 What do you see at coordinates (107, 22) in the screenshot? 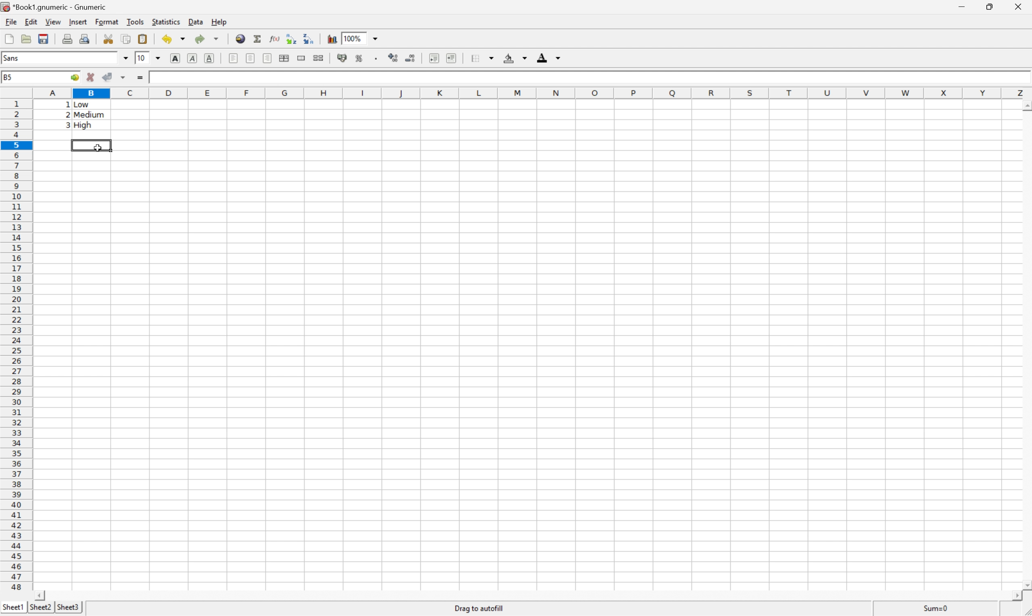
I see `Format` at bounding box center [107, 22].